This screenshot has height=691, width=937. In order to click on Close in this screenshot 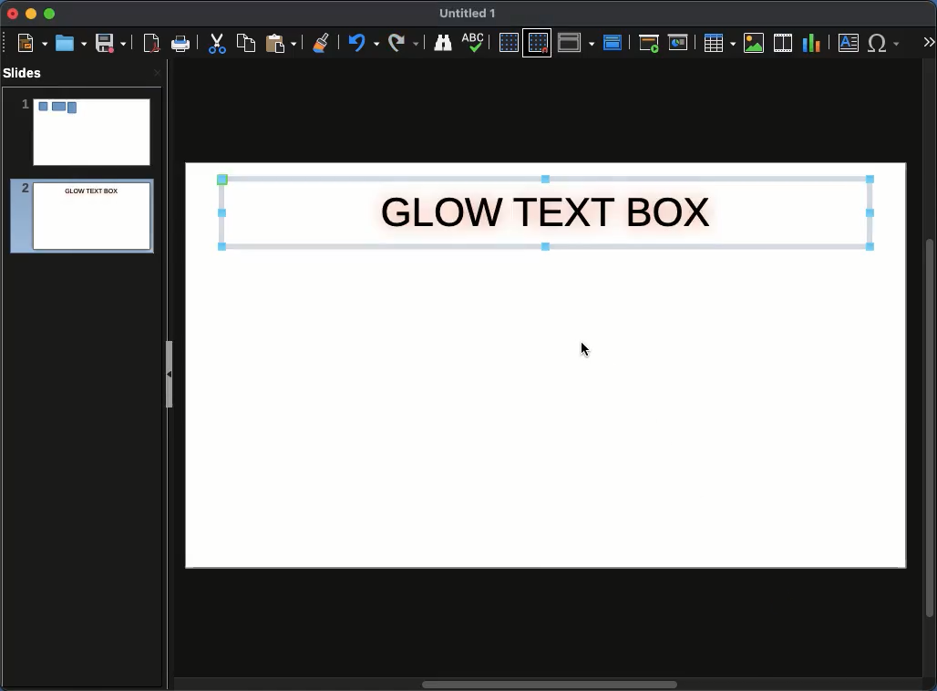, I will do `click(157, 72)`.